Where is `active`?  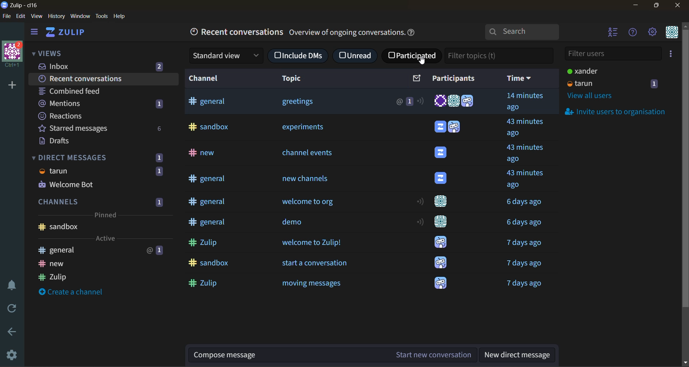 active is located at coordinates (106, 238).